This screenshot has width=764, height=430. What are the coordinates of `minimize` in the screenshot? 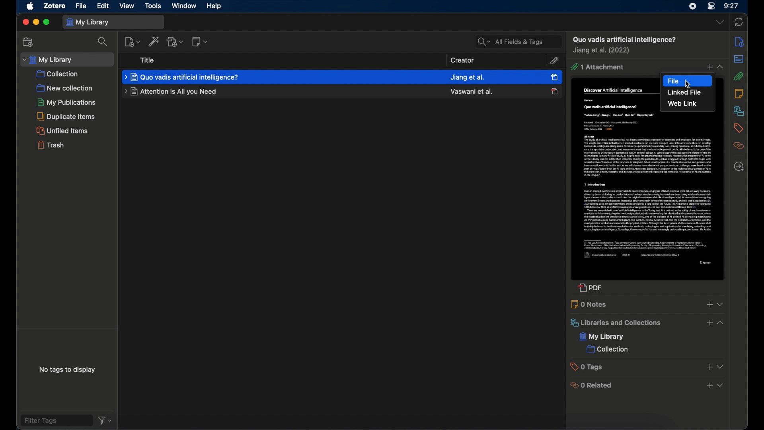 It's located at (36, 22).